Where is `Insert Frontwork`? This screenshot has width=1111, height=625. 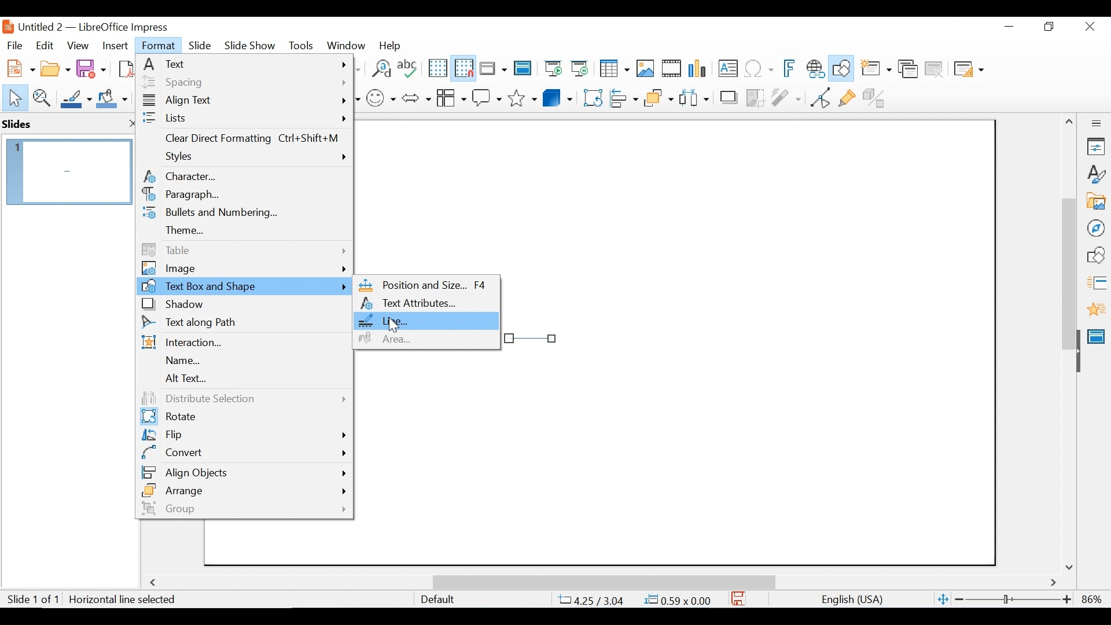 Insert Frontwork is located at coordinates (790, 69).